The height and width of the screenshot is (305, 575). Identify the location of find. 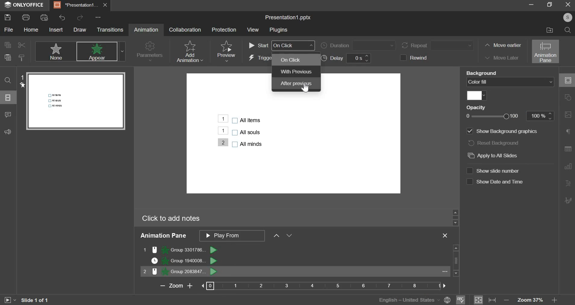
(8, 80).